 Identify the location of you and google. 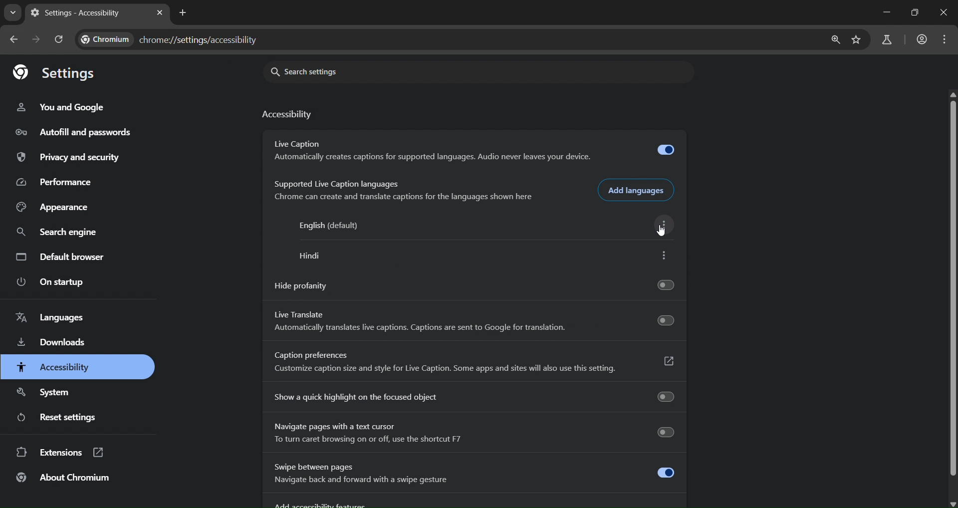
(65, 109).